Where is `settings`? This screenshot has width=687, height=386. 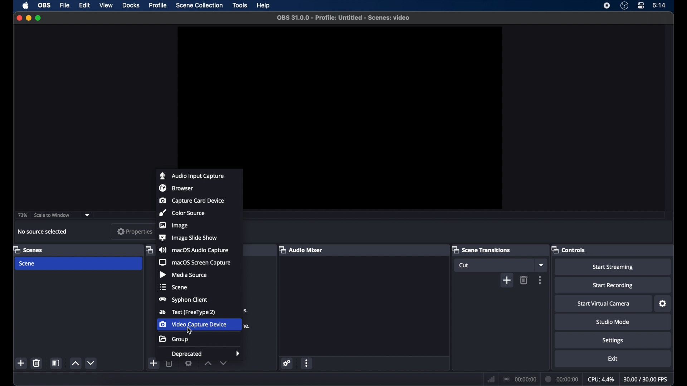
settings is located at coordinates (663, 304).